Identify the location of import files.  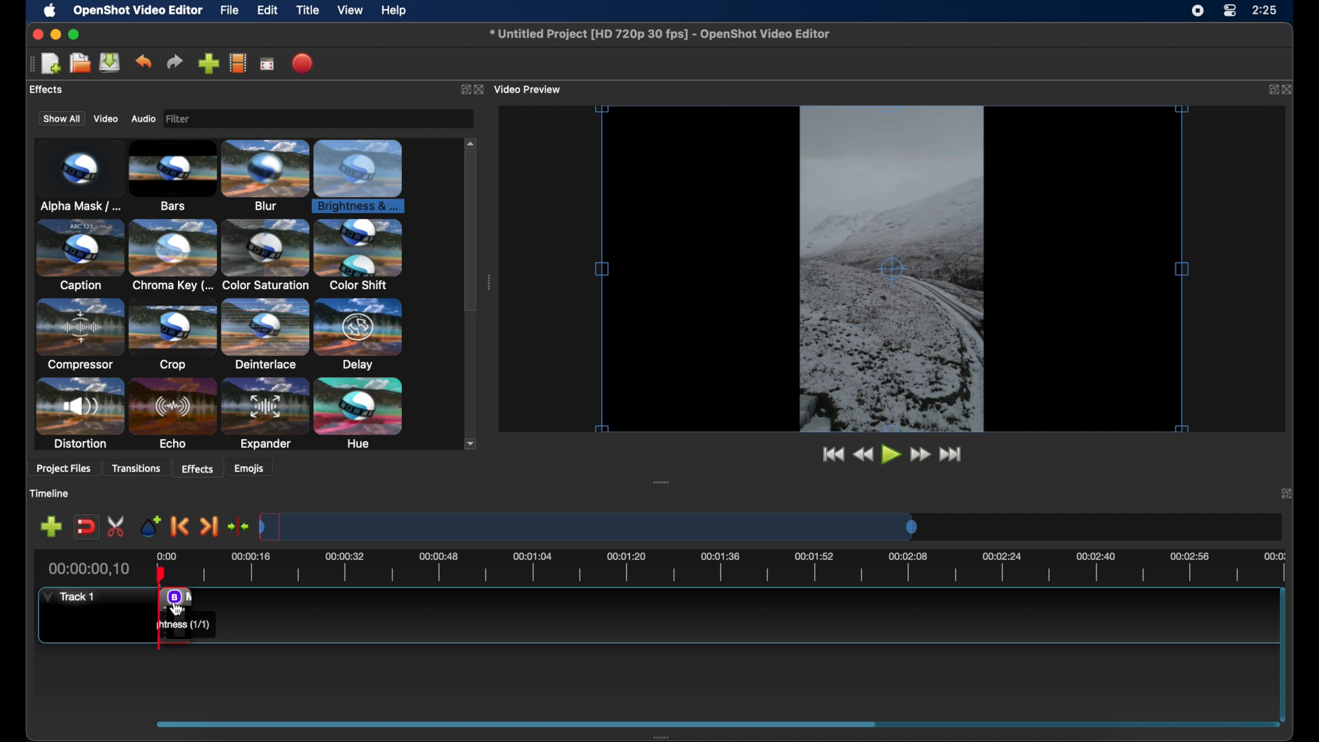
(207, 63).